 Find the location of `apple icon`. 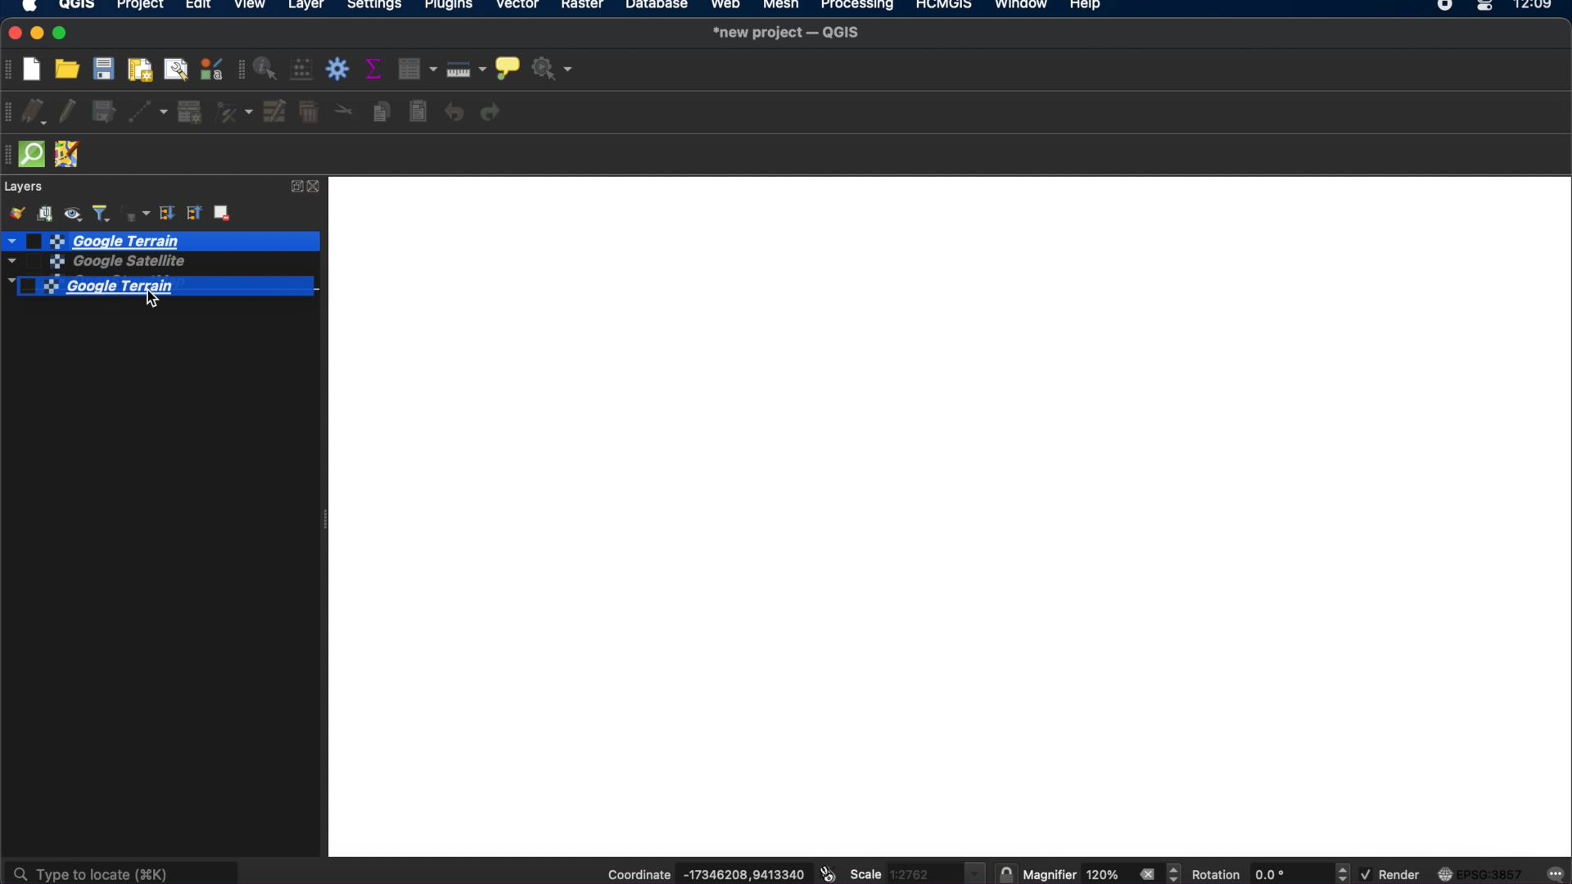

apple icon is located at coordinates (35, 7).